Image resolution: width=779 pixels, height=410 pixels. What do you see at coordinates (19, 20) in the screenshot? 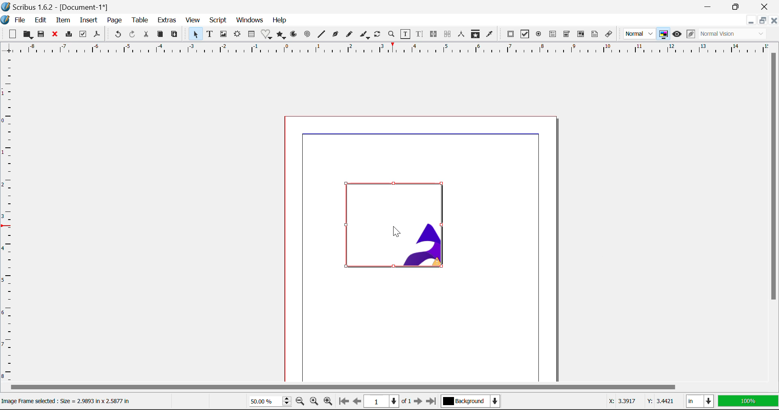
I see `File` at bounding box center [19, 20].